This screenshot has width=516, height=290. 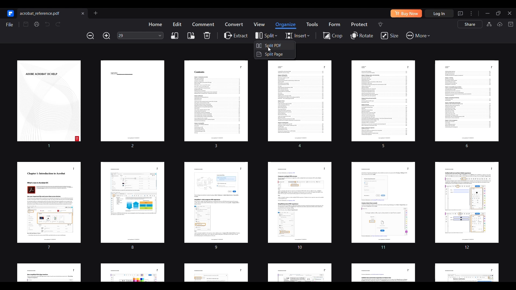 I want to click on Zoom out, so click(x=91, y=35).